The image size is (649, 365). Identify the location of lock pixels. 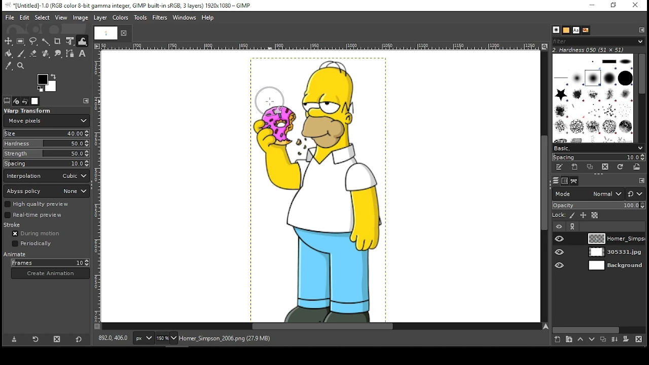
(572, 215).